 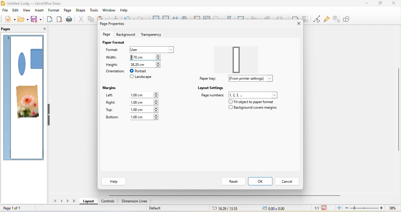 I want to click on last page, so click(x=75, y=201).